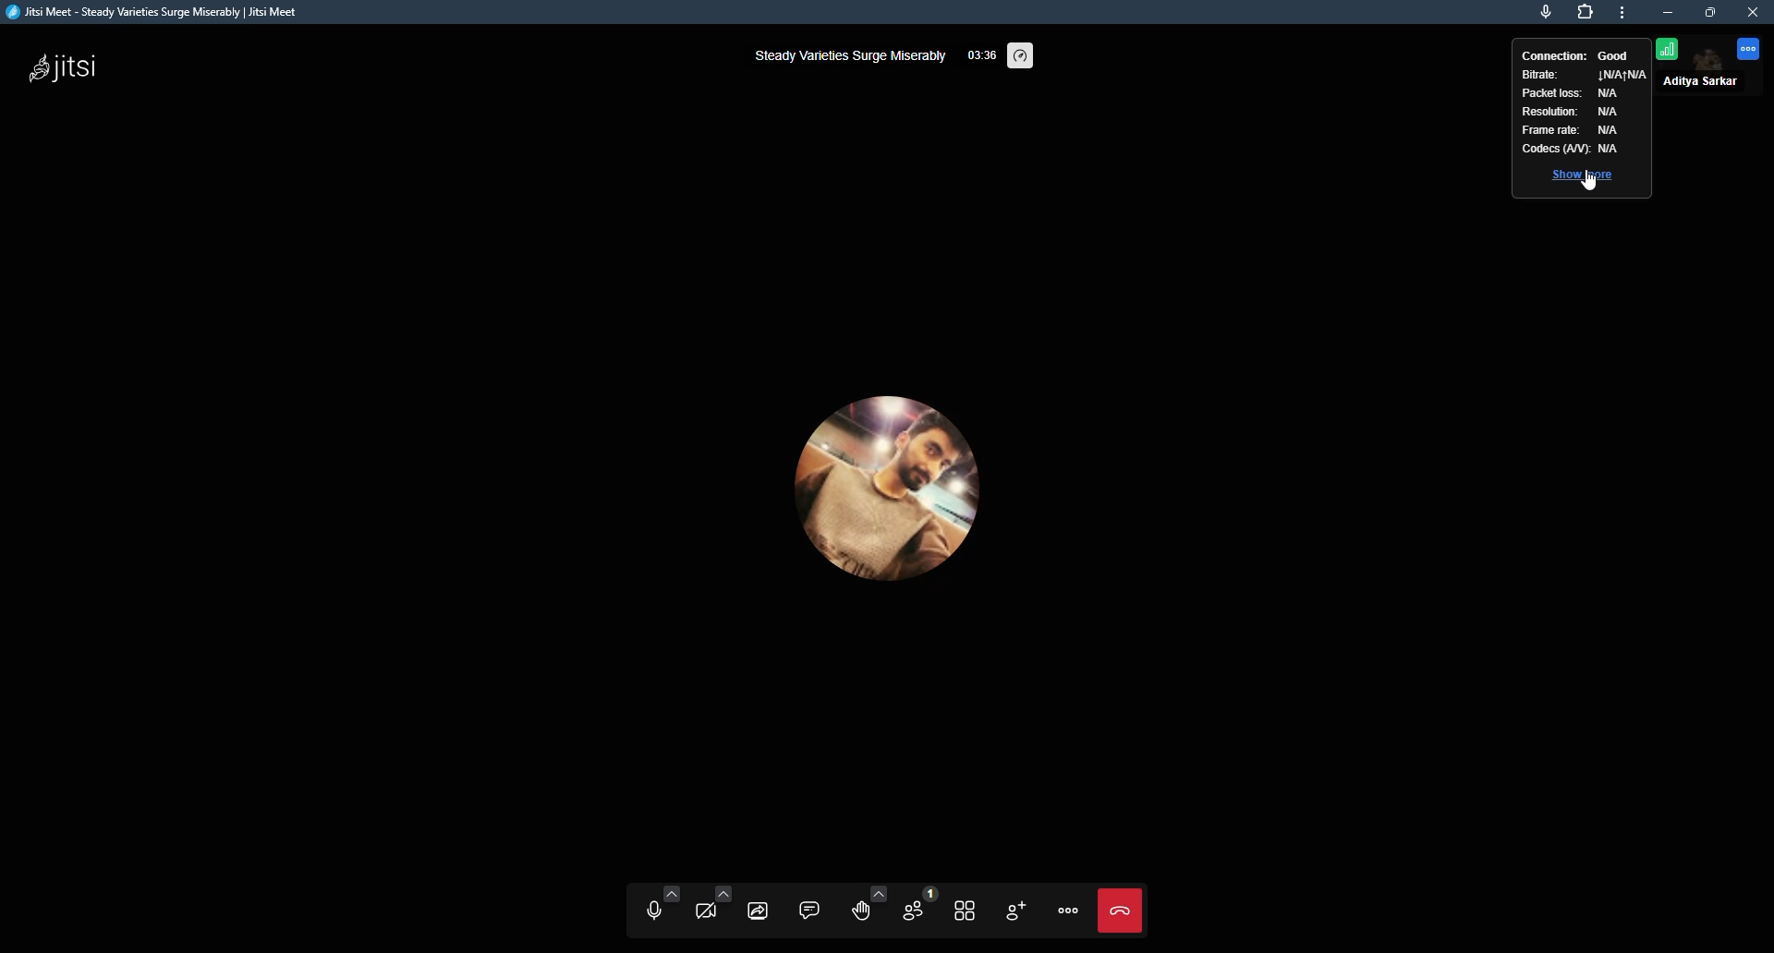 The height and width of the screenshot is (953, 1774). I want to click on codecs, so click(1553, 150).